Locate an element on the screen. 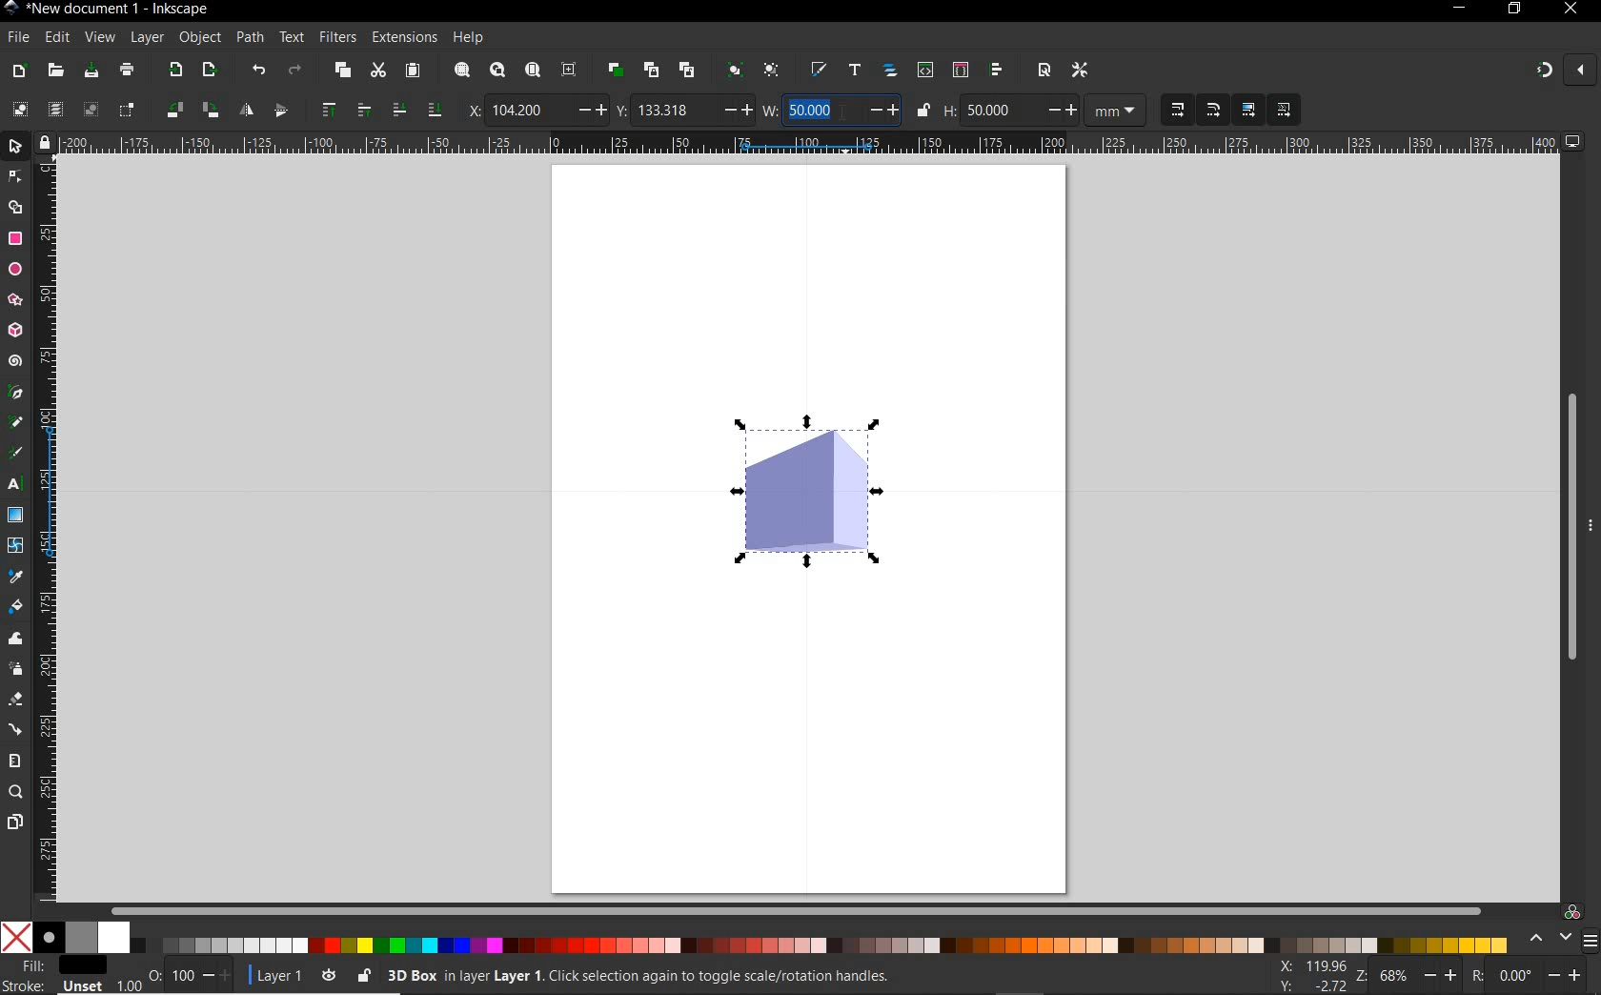  ungroup is located at coordinates (774, 71).